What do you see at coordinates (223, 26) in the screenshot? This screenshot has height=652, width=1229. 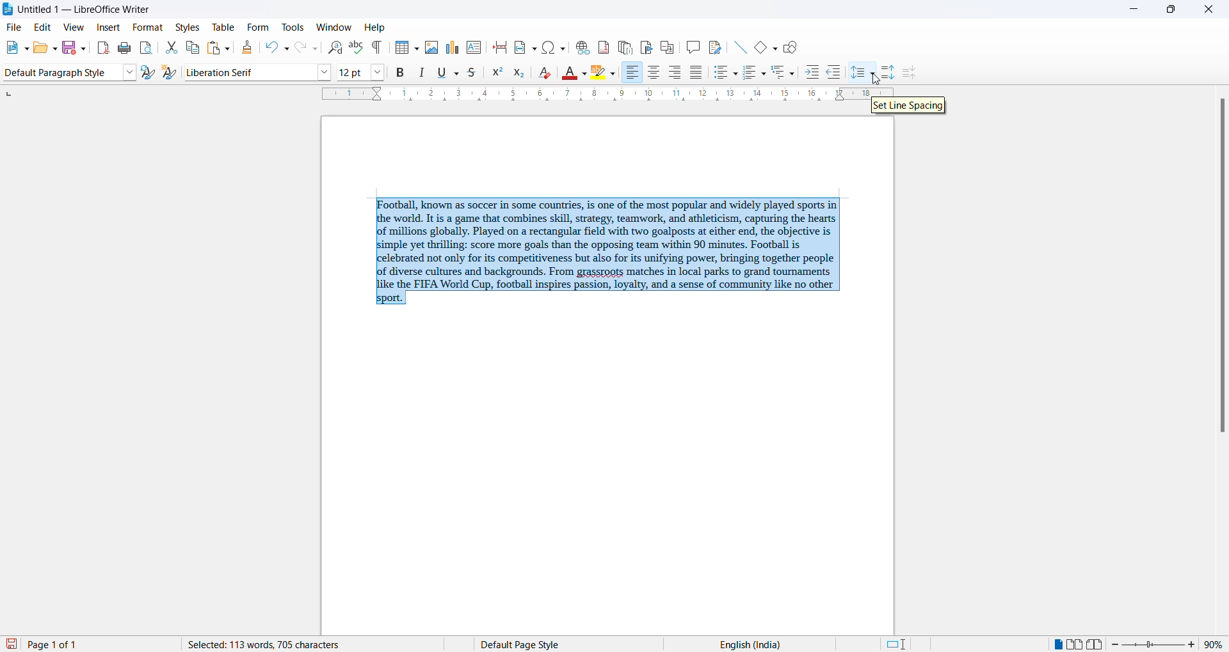 I see `table` at bounding box center [223, 26].